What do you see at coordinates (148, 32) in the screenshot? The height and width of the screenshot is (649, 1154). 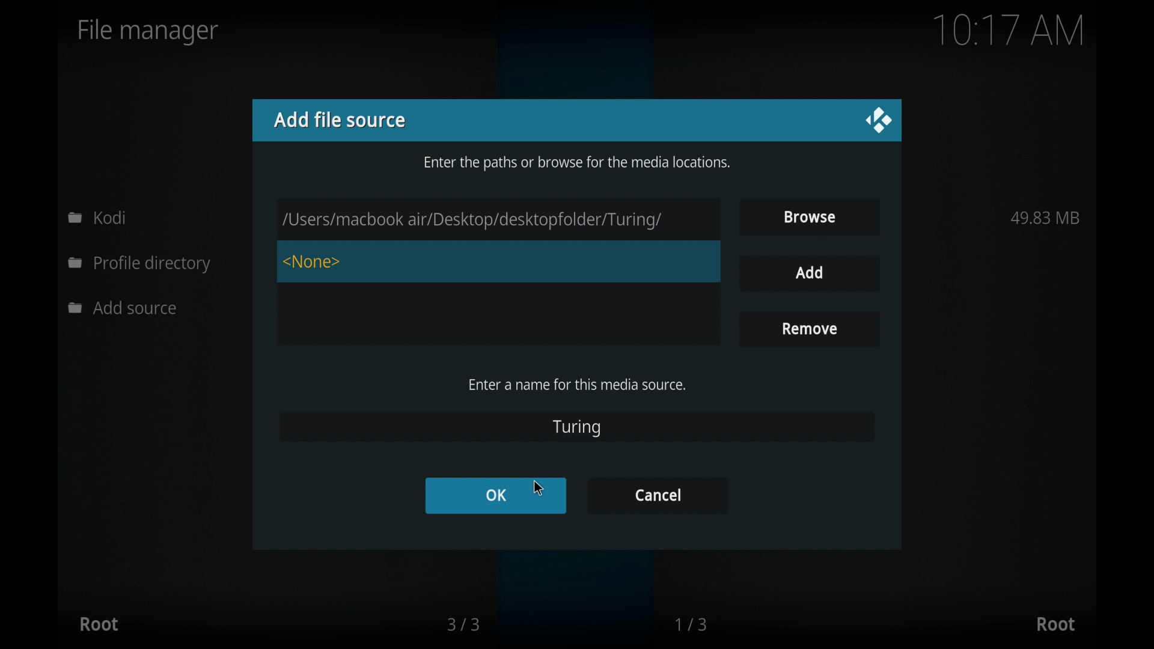 I see `file manager` at bounding box center [148, 32].